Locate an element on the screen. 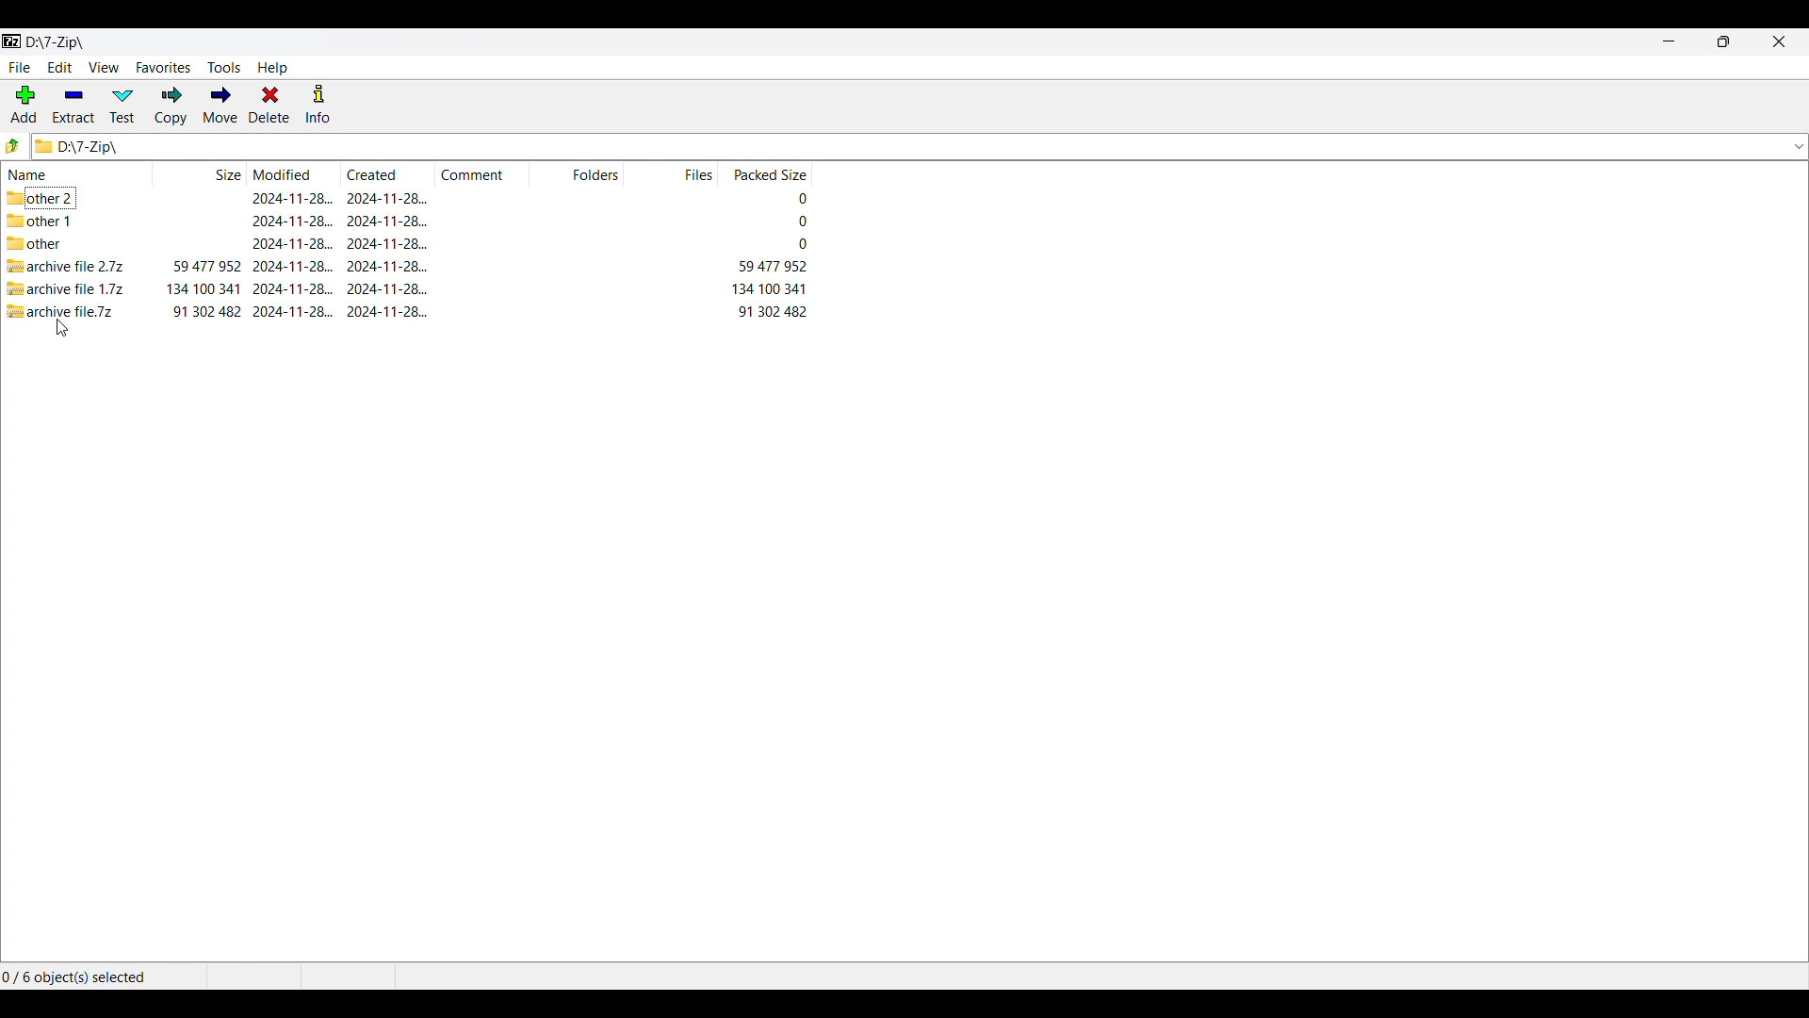 Image resolution: width=1809 pixels, height=1018 pixels. Tools menu is located at coordinates (224, 68).